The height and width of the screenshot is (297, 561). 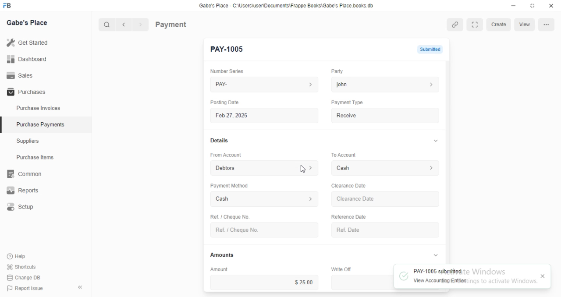 What do you see at coordinates (225, 155) in the screenshot?
I see `‘From Account` at bounding box center [225, 155].